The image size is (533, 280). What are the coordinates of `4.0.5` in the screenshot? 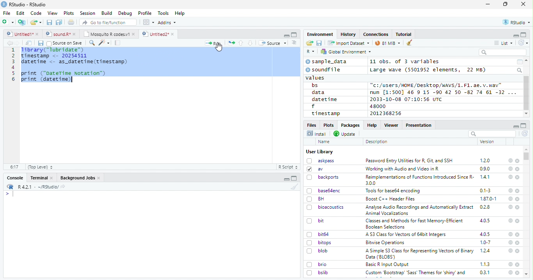 It's located at (485, 234).